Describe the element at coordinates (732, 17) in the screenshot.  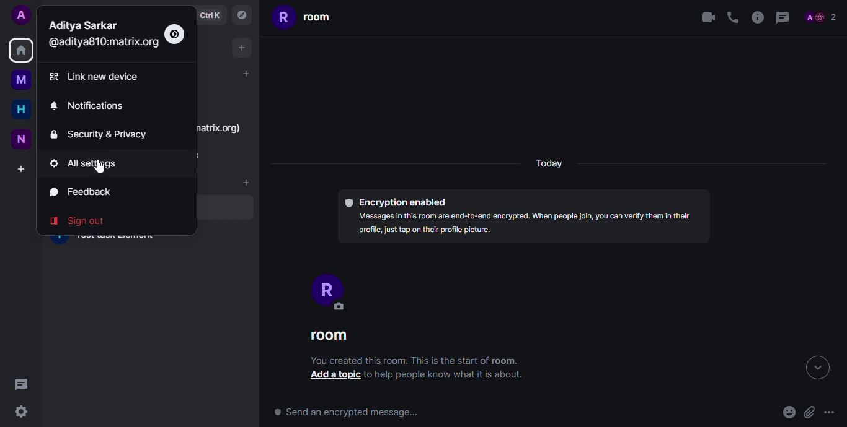
I see `voice call` at that location.